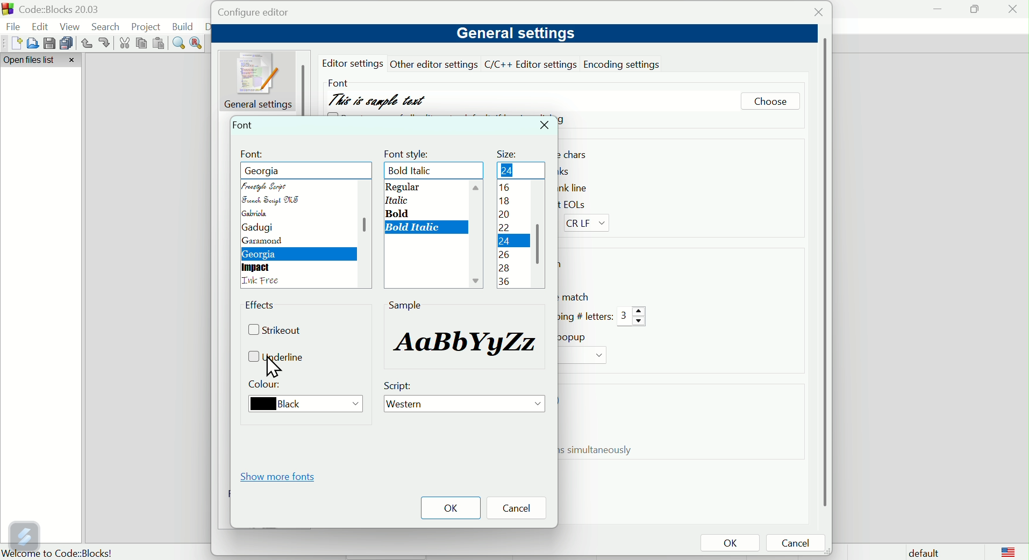 Image resolution: width=1029 pixels, height=560 pixels. I want to click on General setting, so click(260, 80).